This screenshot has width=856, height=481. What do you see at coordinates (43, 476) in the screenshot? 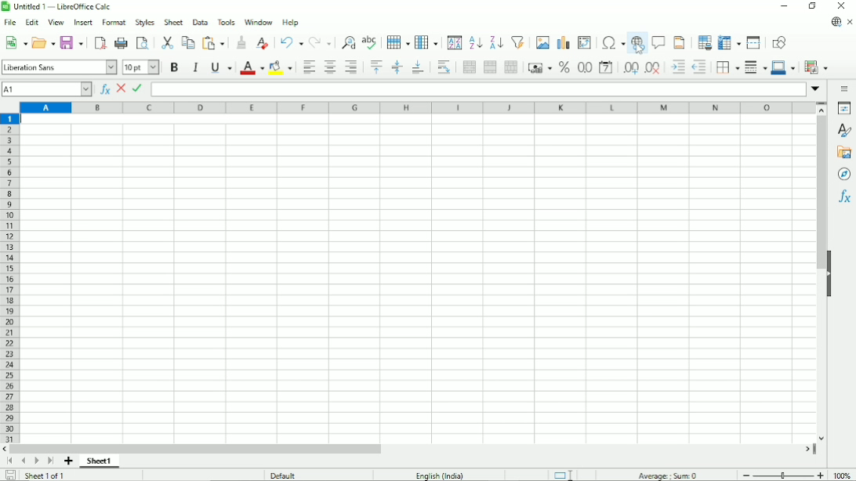
I see `Sheet 1 of 1` at bounding box center [43, 476].